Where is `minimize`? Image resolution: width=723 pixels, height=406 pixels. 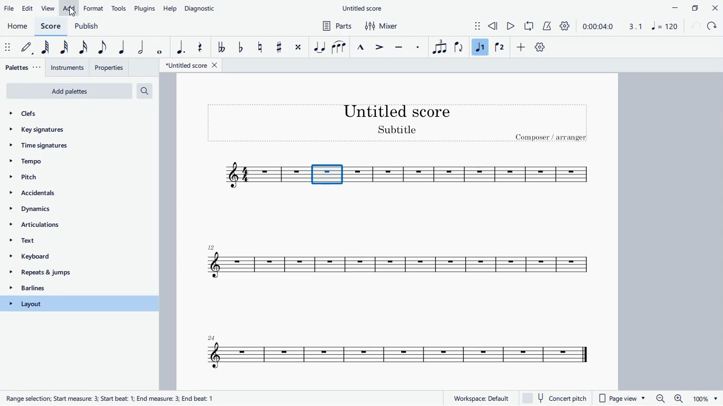 minimize is located at coordinates (671, 7).